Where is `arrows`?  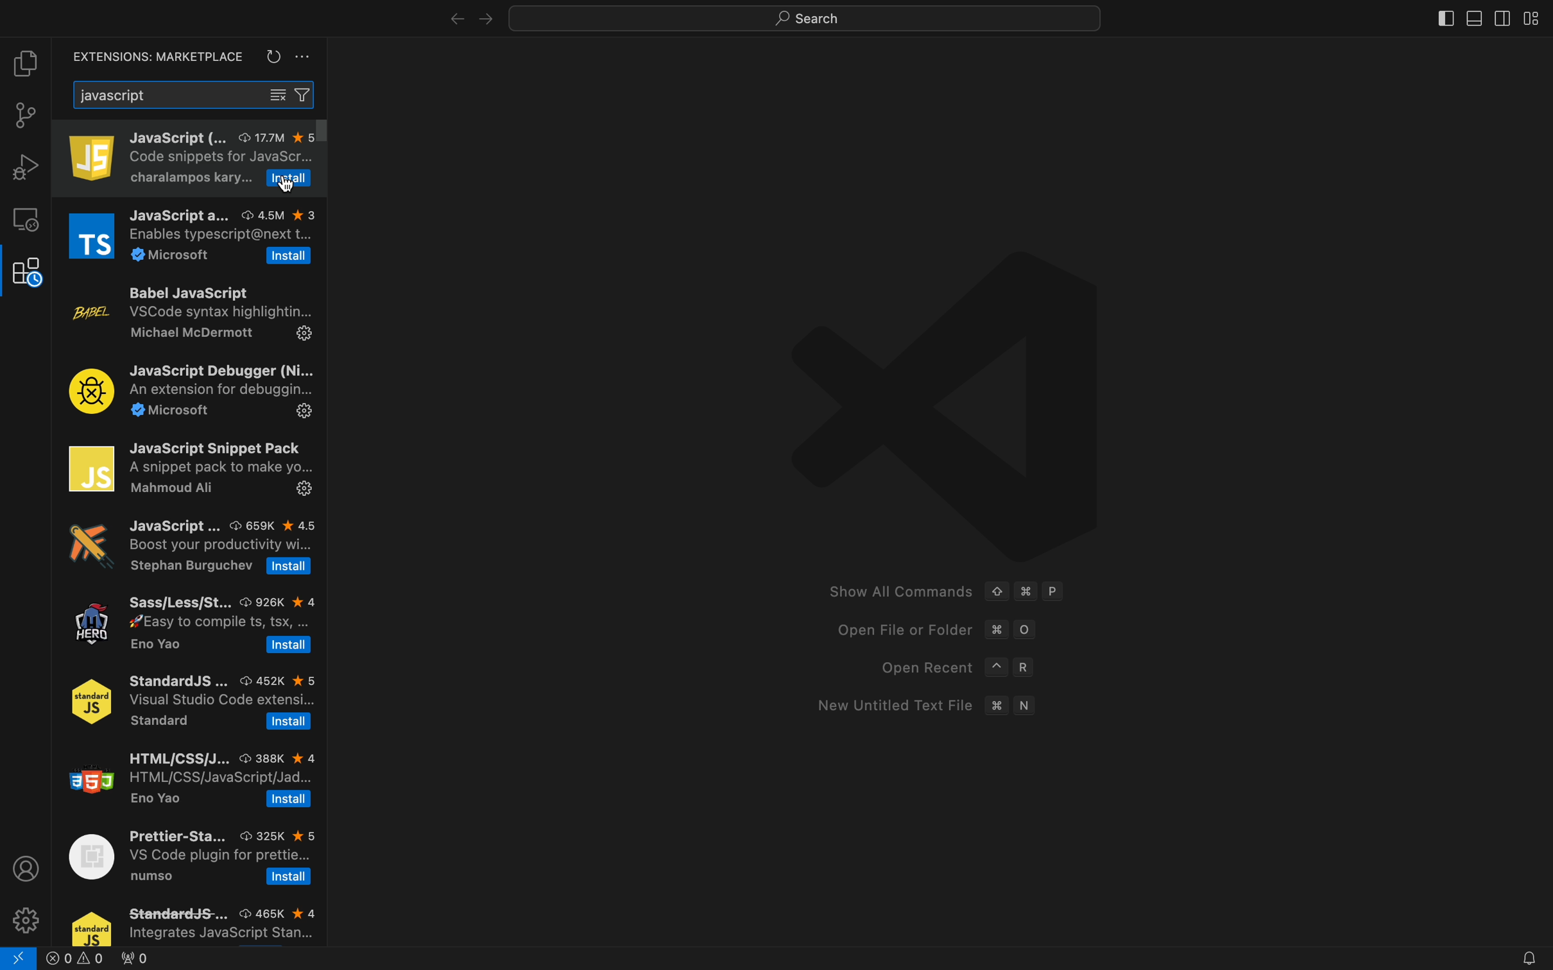
arrows is located at coordinates (467, 19).